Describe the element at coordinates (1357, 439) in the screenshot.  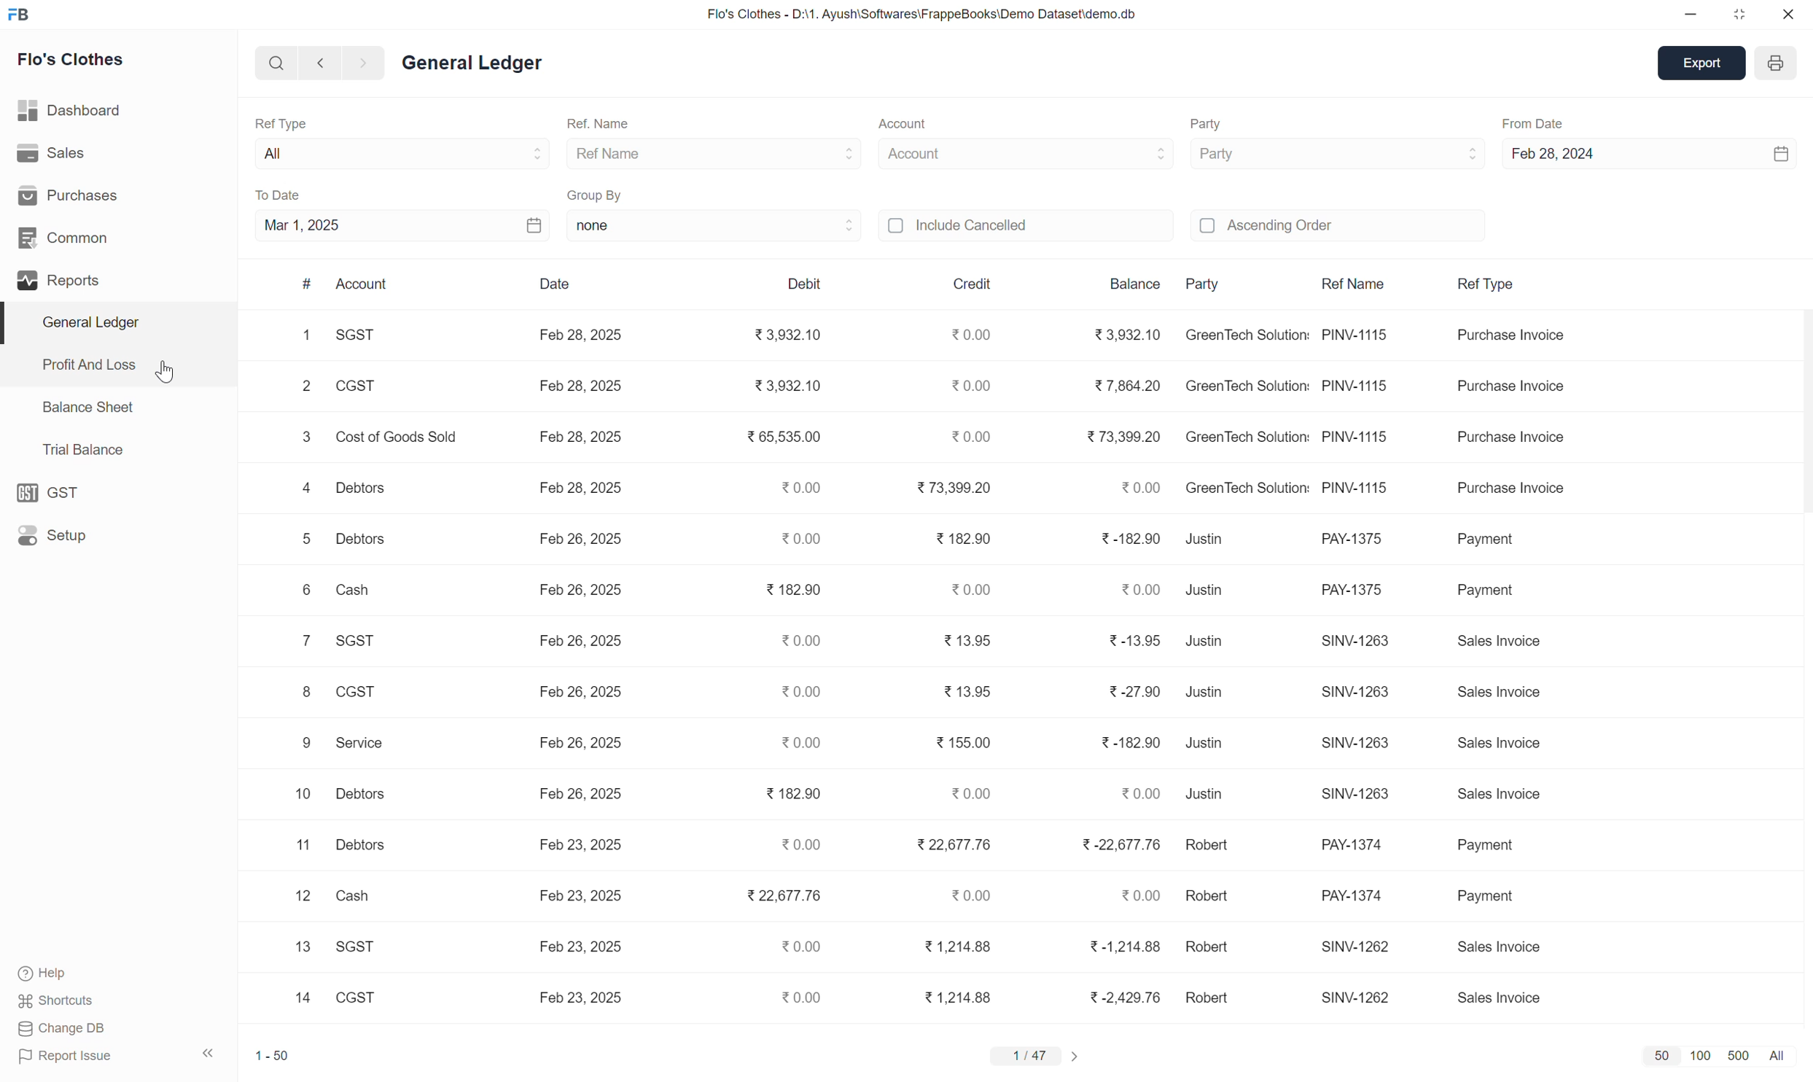
I see `PINV-1115` at that location.